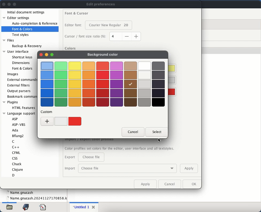 The image size is (261, 212). What do you see at coordinates (22, 97) in the screenshot?
I see `bookmark commands` at bounding box center [22, 97].